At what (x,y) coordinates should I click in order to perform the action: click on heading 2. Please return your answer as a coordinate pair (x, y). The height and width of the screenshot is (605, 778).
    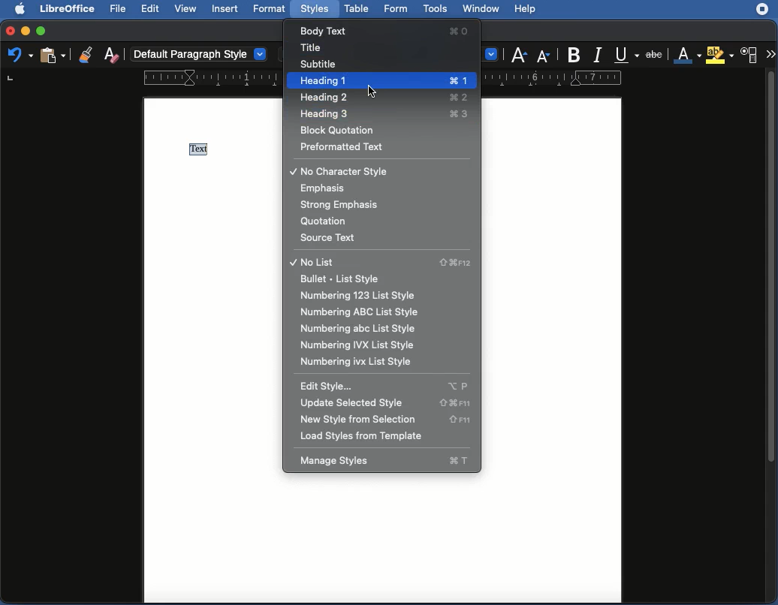
    Looking at the image, I should click on (381, 98).